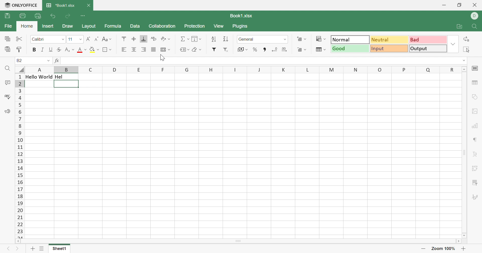 The image size is (482, 253). I want to click on Close, so click(89, 6).